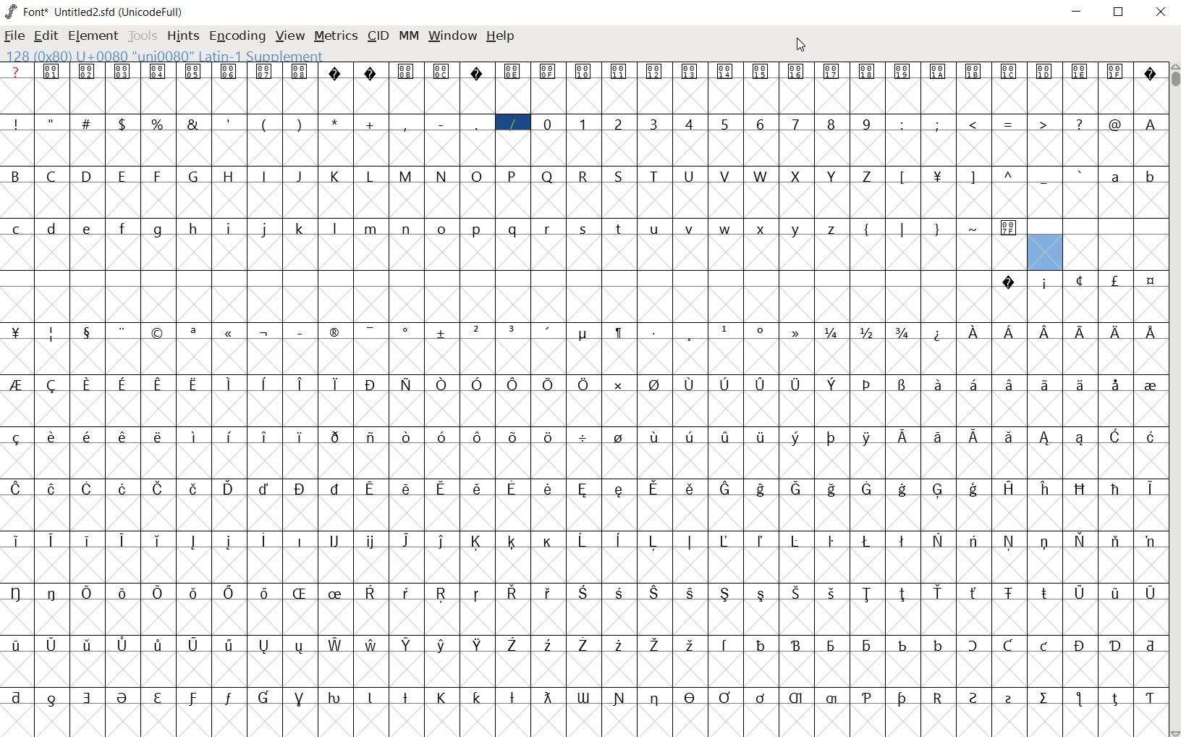  What do you see at coordinates (583, 72) in the screenshot?
I see `glyph` at bounding box center [583, 72].